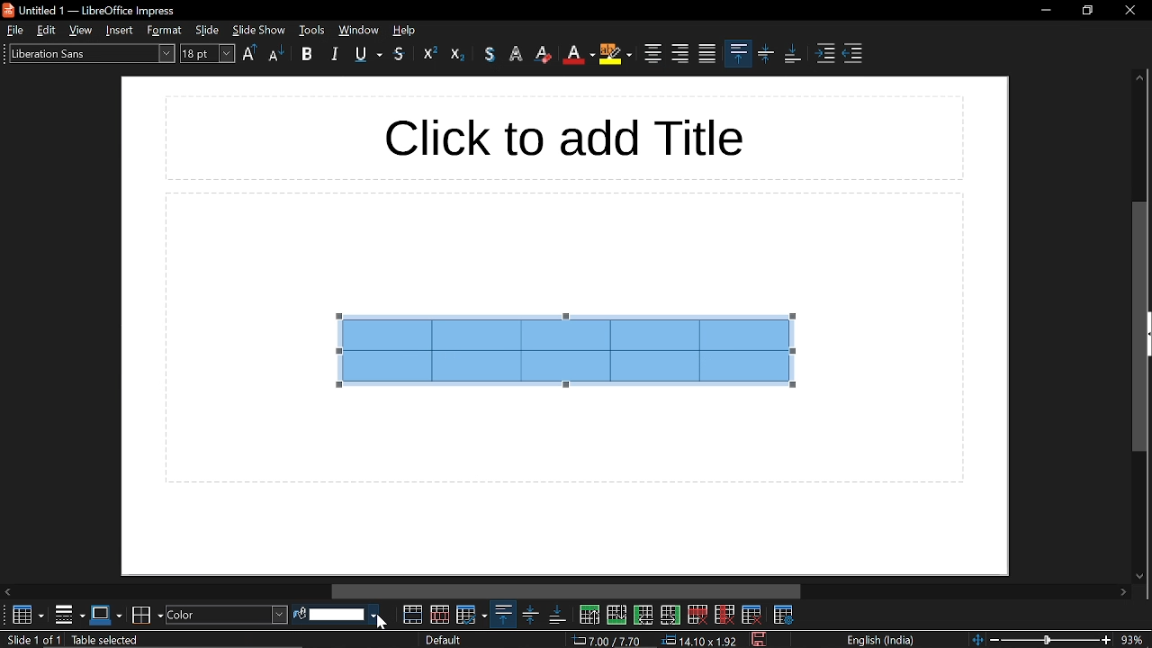 The height and width of the screenshot is (648, 1152). I want to click on zoom out, so click(996, 639).